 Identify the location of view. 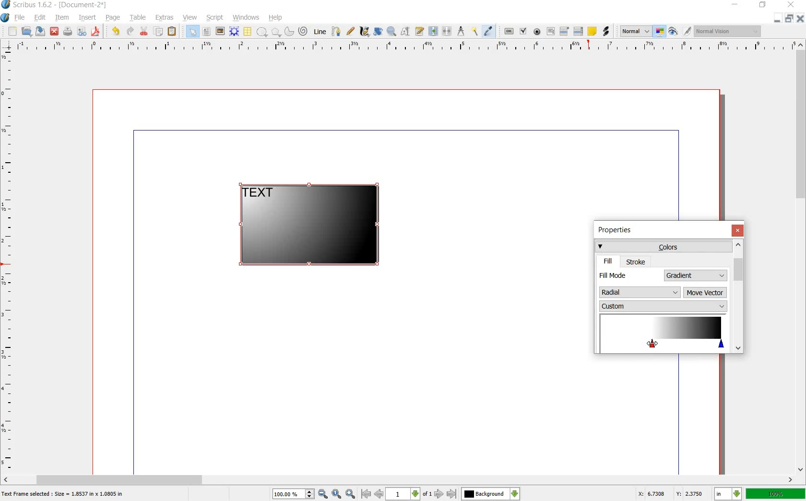
(190, 18).